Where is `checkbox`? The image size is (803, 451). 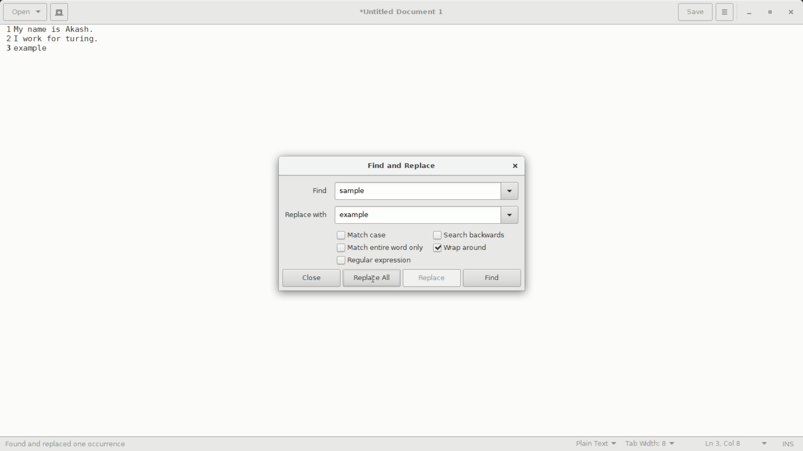 checkbox is located at coordinates (341, 236).